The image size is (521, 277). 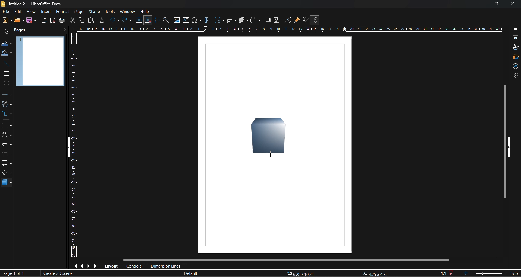 What do you see at coordinates (467, 273) in the screenshot?
I see `fit to window` at bounding box center [467, 273].